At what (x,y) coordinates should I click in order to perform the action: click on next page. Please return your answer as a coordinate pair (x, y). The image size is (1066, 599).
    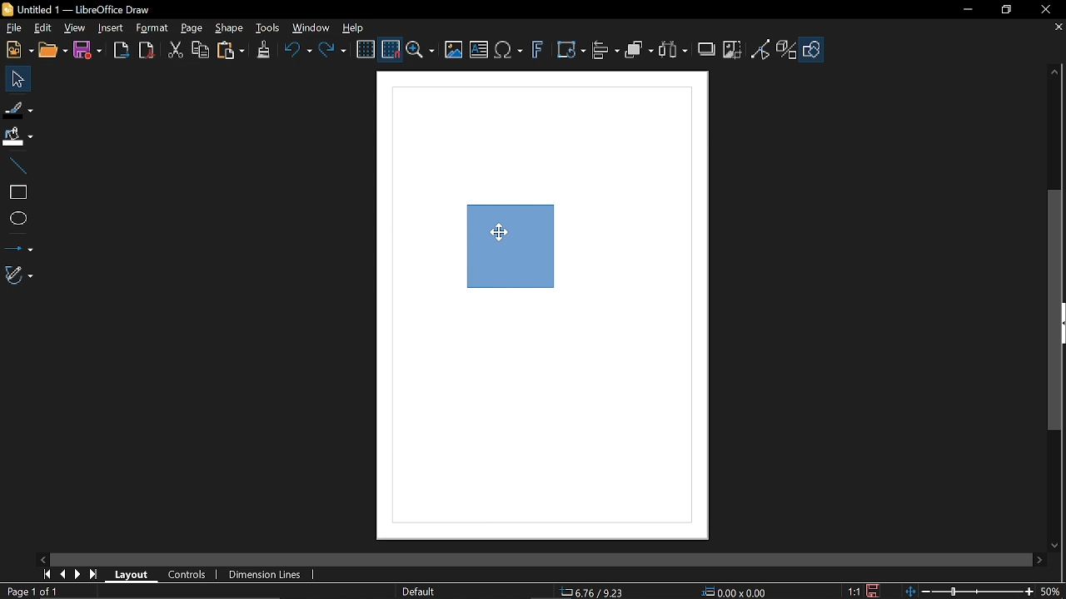
    Looking at the image, I should click on (77, 573).